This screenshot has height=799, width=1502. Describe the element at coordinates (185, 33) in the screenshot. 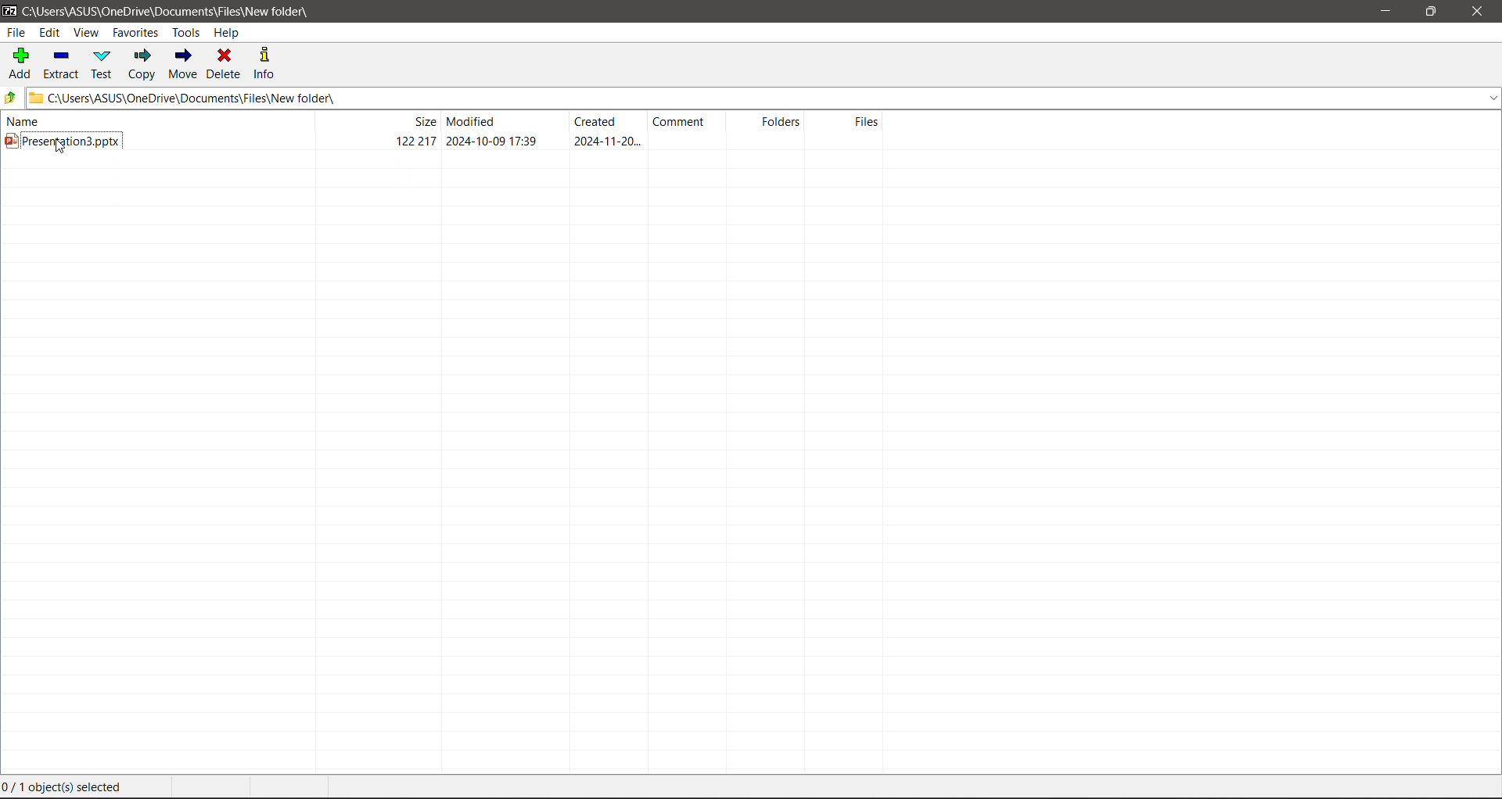

I see `Tools` at that location.